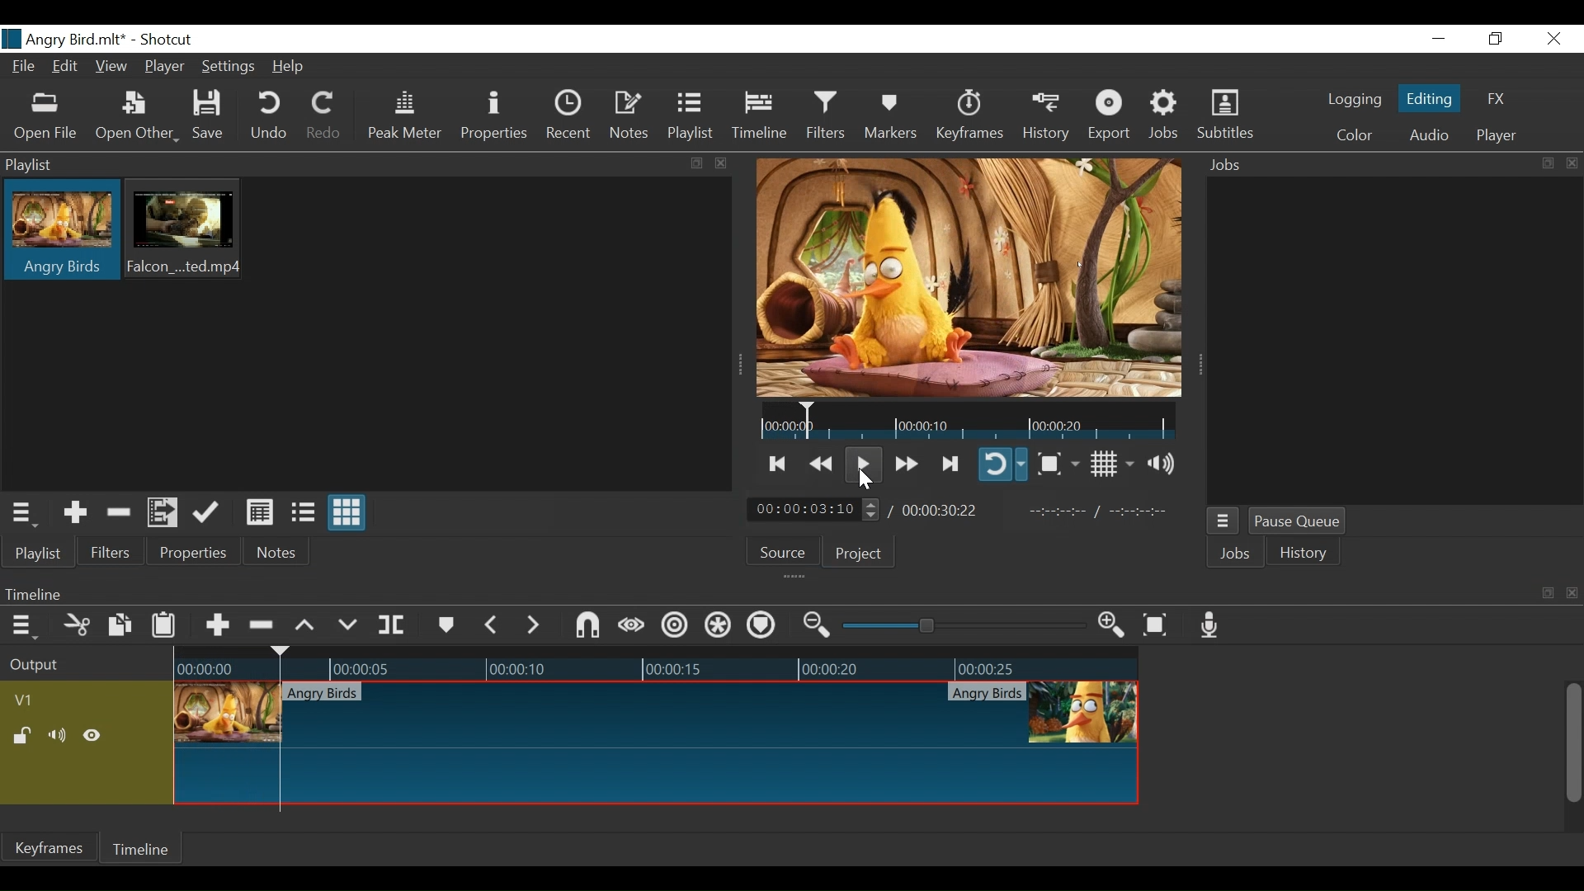 The height and width of the screenshot is (891, 1584). What do you see at coordinates (973, 421) in the screenshot?
I see `timeline` at bounding box center [973, 421].